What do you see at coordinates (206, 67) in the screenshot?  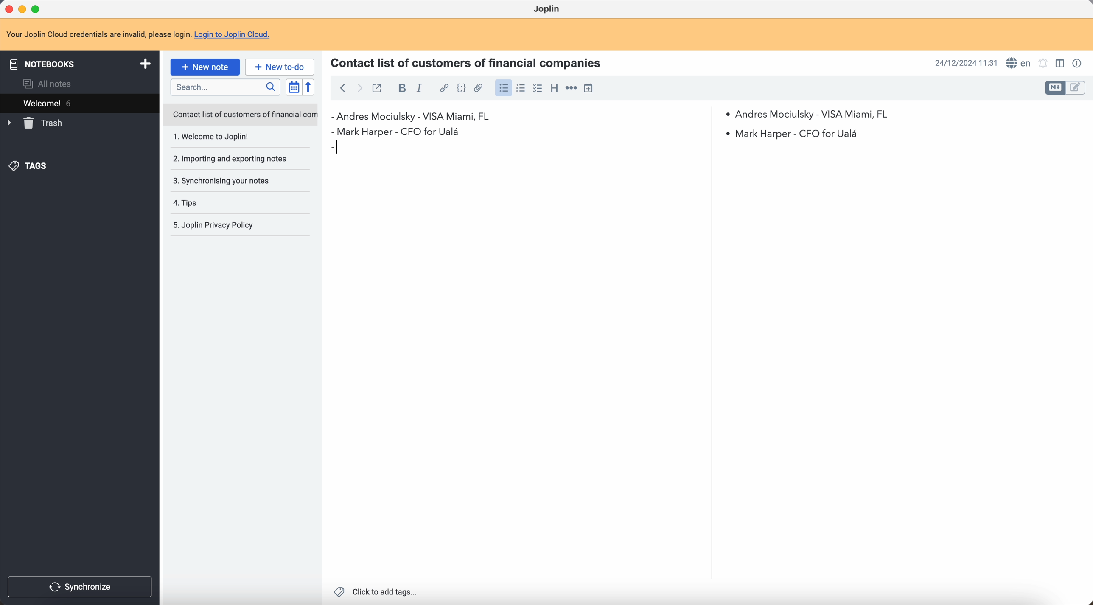 I see `click on new note` at bounding box center [206, 67].